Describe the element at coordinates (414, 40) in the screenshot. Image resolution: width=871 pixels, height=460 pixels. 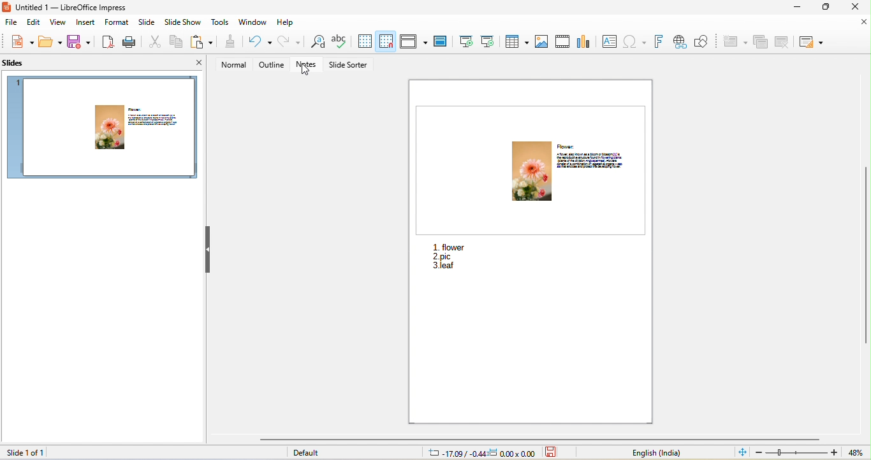
I see `display view` at that location.